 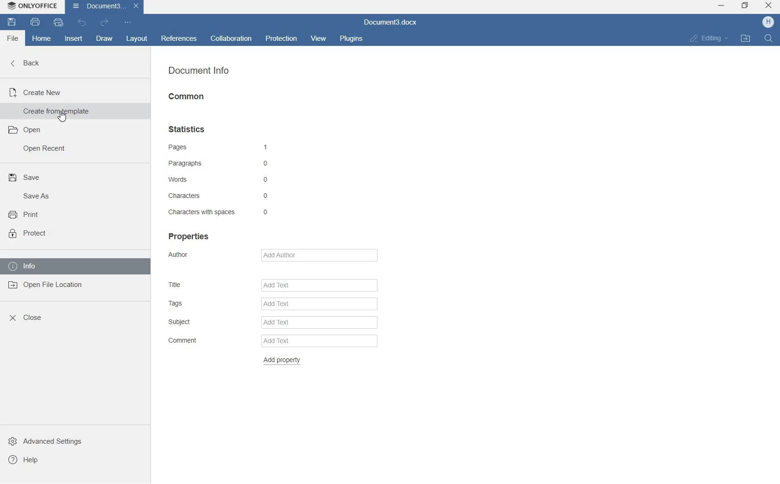 I want to click on advanced settings, so click(x=55, y=440).